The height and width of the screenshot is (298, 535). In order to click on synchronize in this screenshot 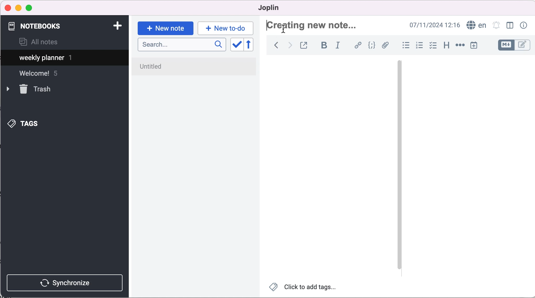, I will do `click(66, 283)`.